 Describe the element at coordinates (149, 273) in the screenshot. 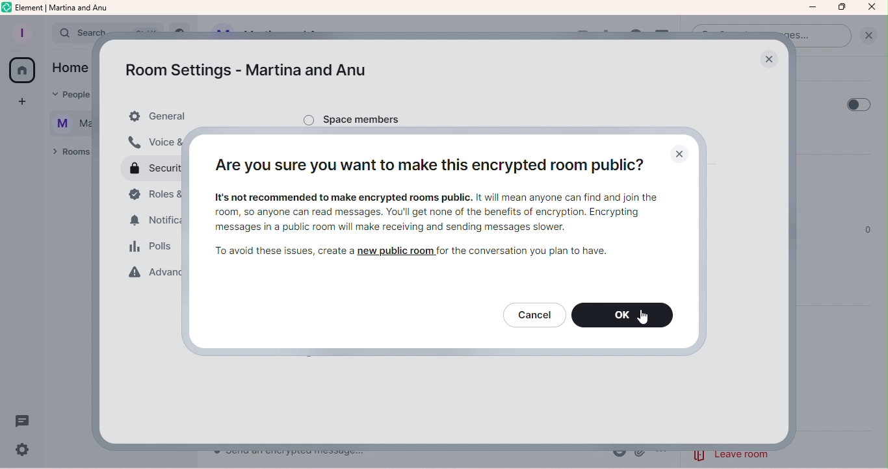

I see `Advanced` at that location.